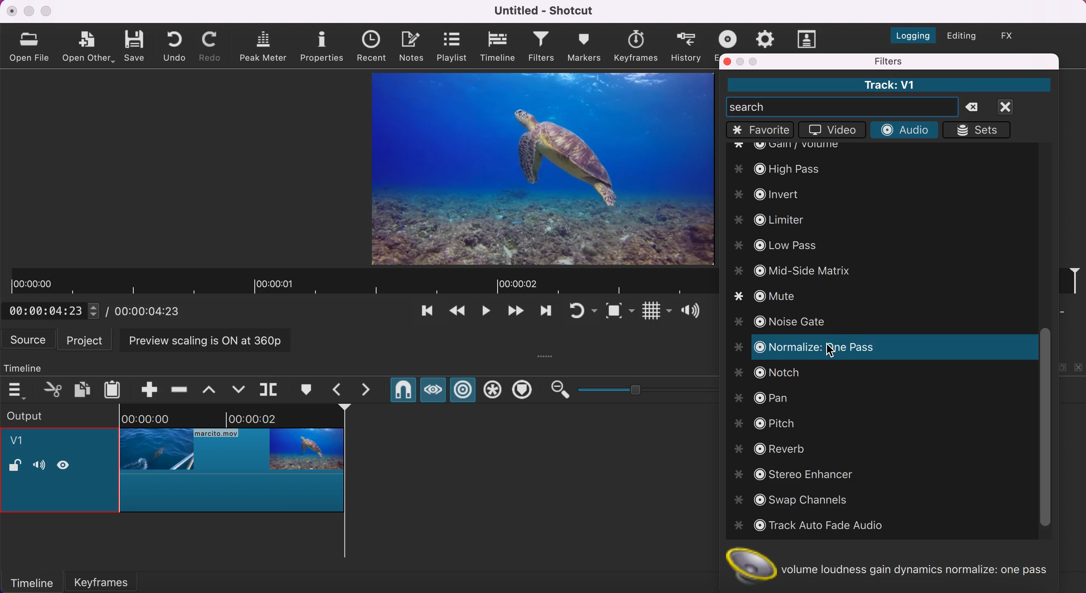  What do you see at coordinates (451, 46) in the screenshot?
I see `playlist` at bounding box center [451, 46].